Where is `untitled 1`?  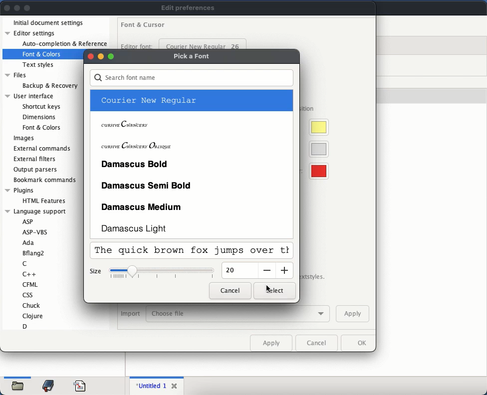 untitled 1 is located at coordinates (152, 386).